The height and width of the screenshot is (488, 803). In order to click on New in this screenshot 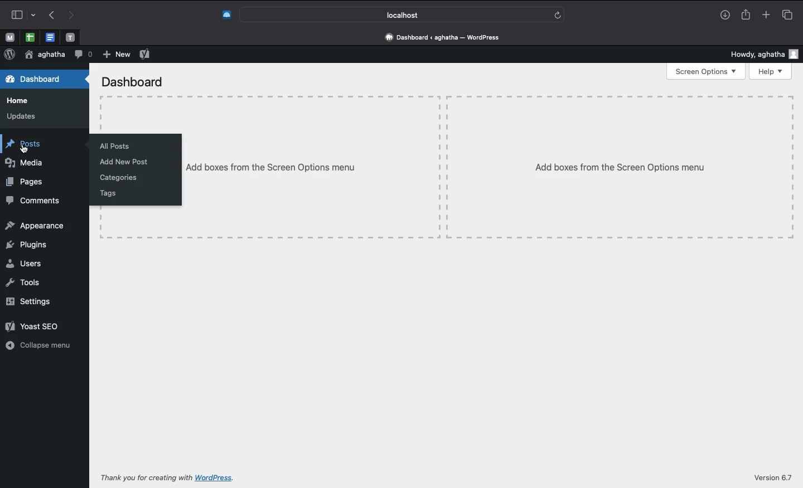, I will do `click(115, 55)`.